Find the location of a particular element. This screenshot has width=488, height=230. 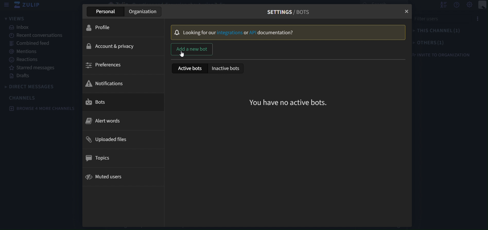

inactive bot is located at coordinates (227, 68).